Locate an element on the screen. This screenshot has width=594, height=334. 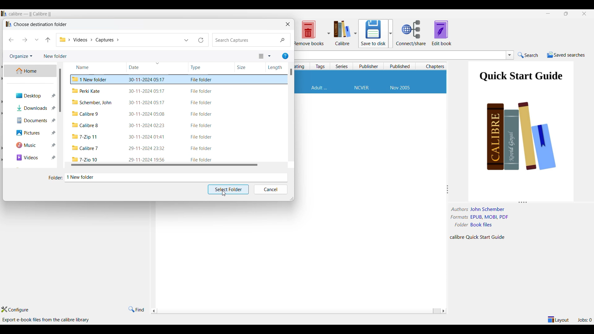
folder is located at coordinates (85, 159).